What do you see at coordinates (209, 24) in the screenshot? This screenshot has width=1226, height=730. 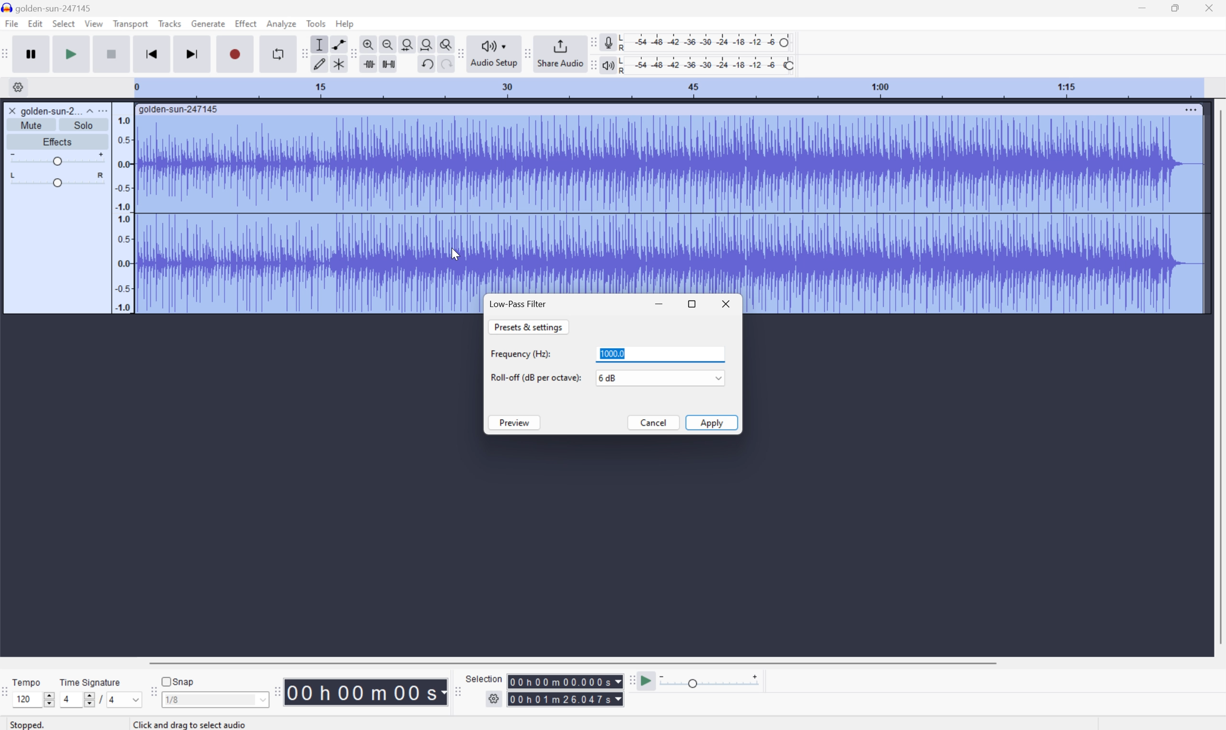 I see `Generate` at bounding box center [209, 24].